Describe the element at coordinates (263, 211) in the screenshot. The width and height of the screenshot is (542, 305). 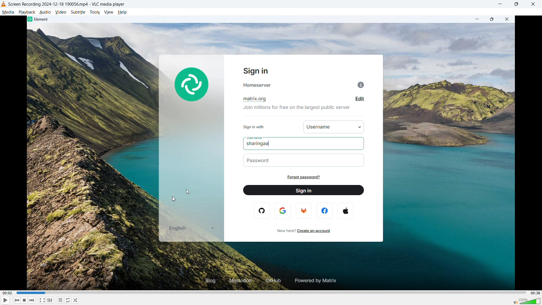
I see `Github` at that location.